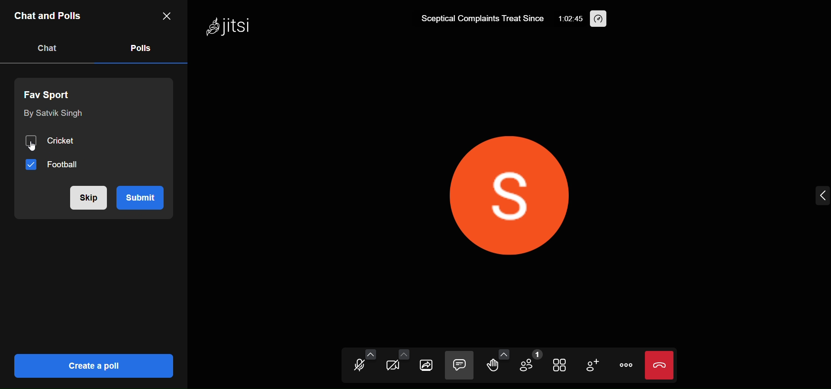  What do you see at coordinates (479, 17) in the screenshot?
I see `Sceptical Complaints Treat Since` at bounding box center [479, 17].